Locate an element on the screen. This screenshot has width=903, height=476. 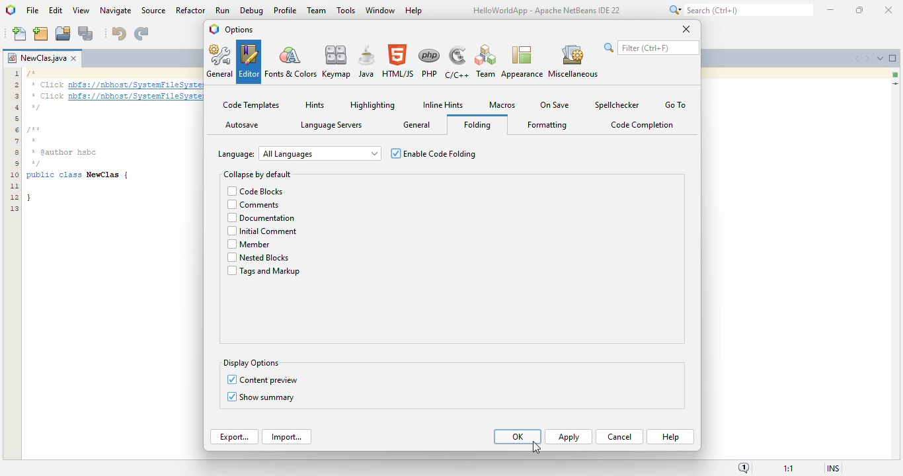
C/C++ is located at coordinates (458, 62).